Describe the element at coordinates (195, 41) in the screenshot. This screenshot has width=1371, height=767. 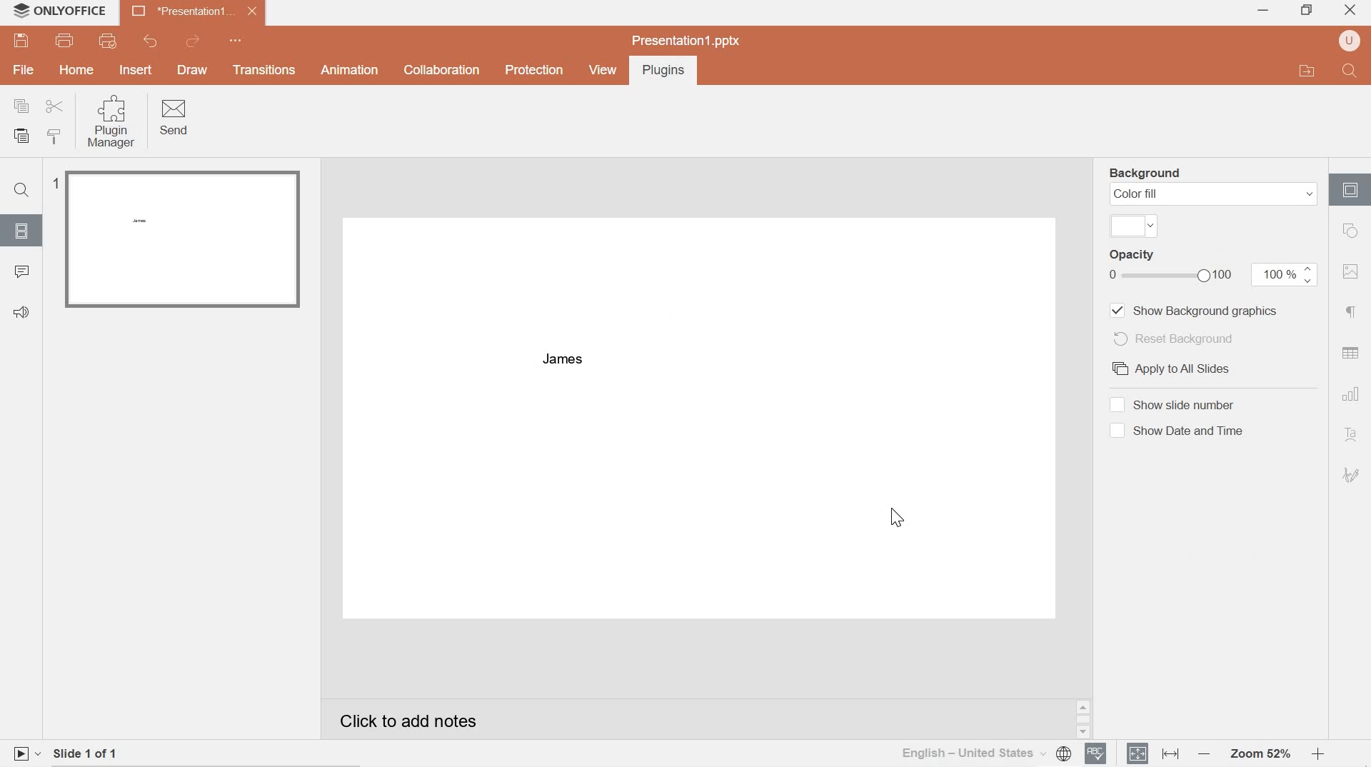
I see `redo` at that location.